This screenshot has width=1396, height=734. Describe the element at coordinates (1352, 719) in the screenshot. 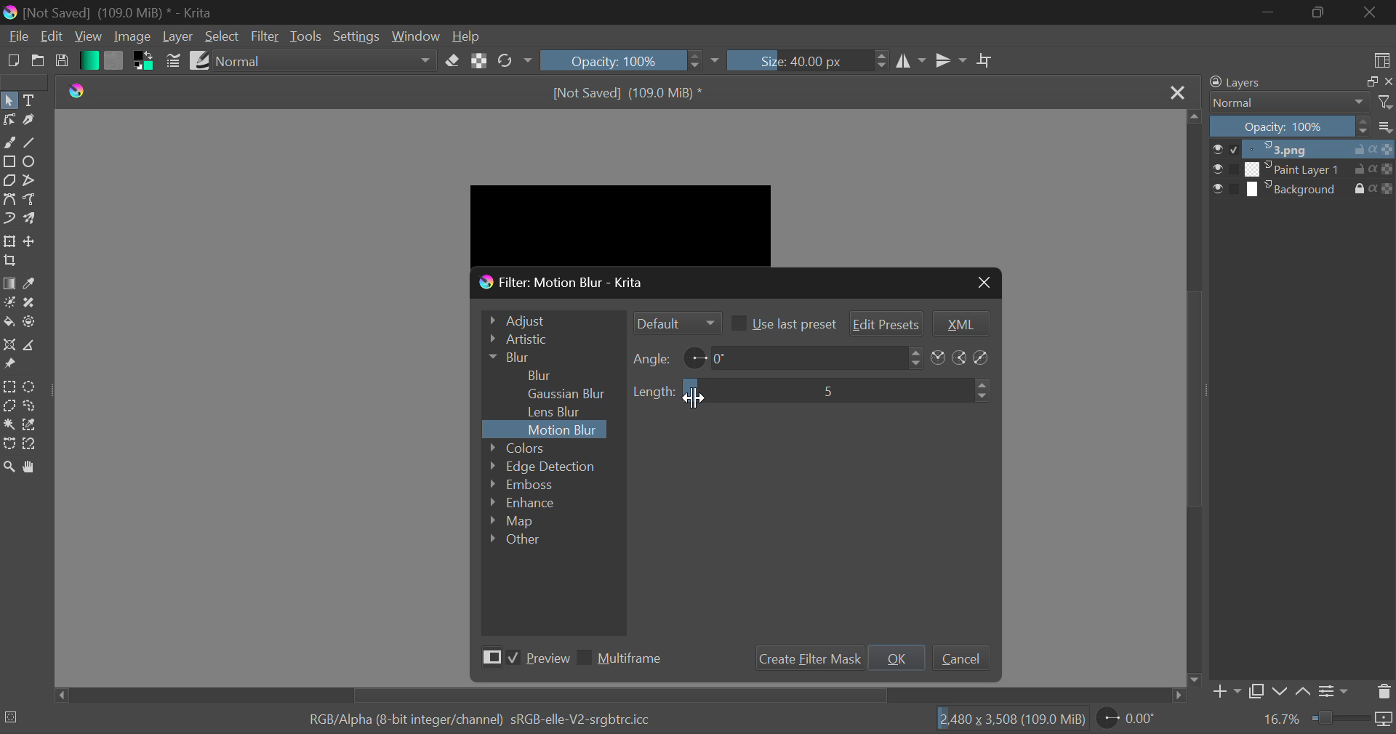

I see `zoom slider` at that location.